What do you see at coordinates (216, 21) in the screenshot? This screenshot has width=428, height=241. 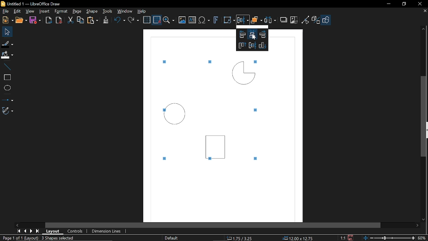 I see `Insert Fontwork` at bounding box center [216, 21].